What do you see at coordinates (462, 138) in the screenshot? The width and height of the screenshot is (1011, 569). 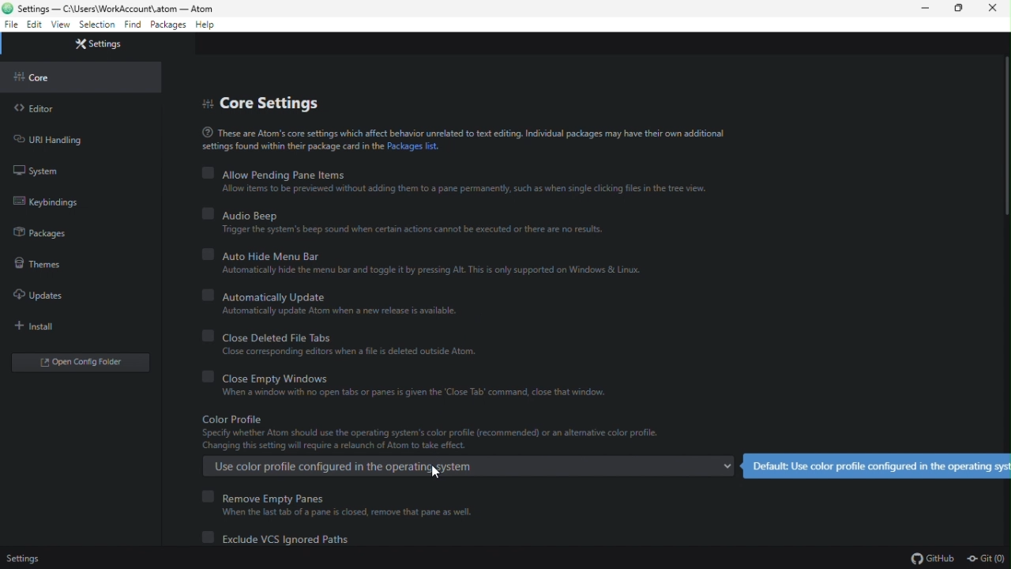 I see `text` at bounding box center [462, 138].